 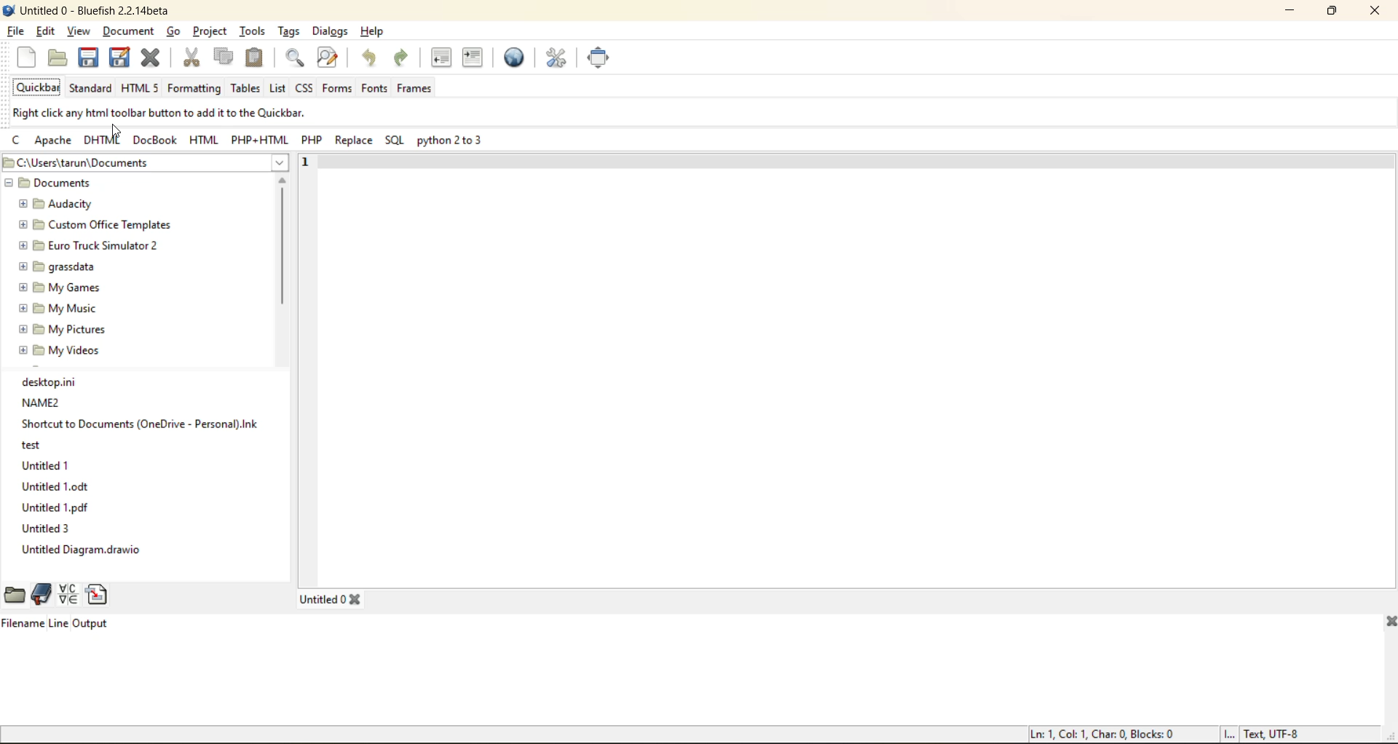 I want to click on edit, so click(x=47, y=31).